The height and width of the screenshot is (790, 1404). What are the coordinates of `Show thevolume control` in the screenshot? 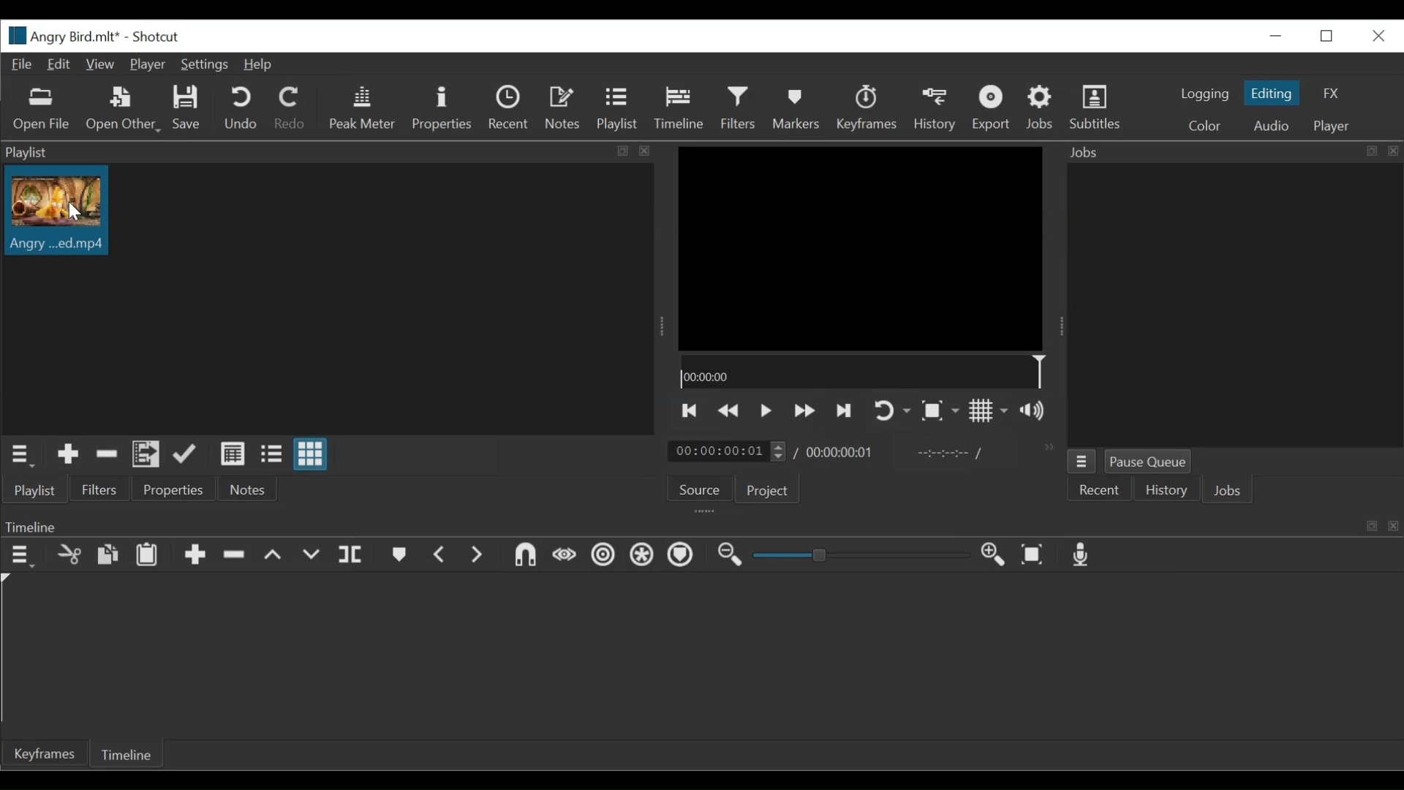 It's located at (1036, 411).